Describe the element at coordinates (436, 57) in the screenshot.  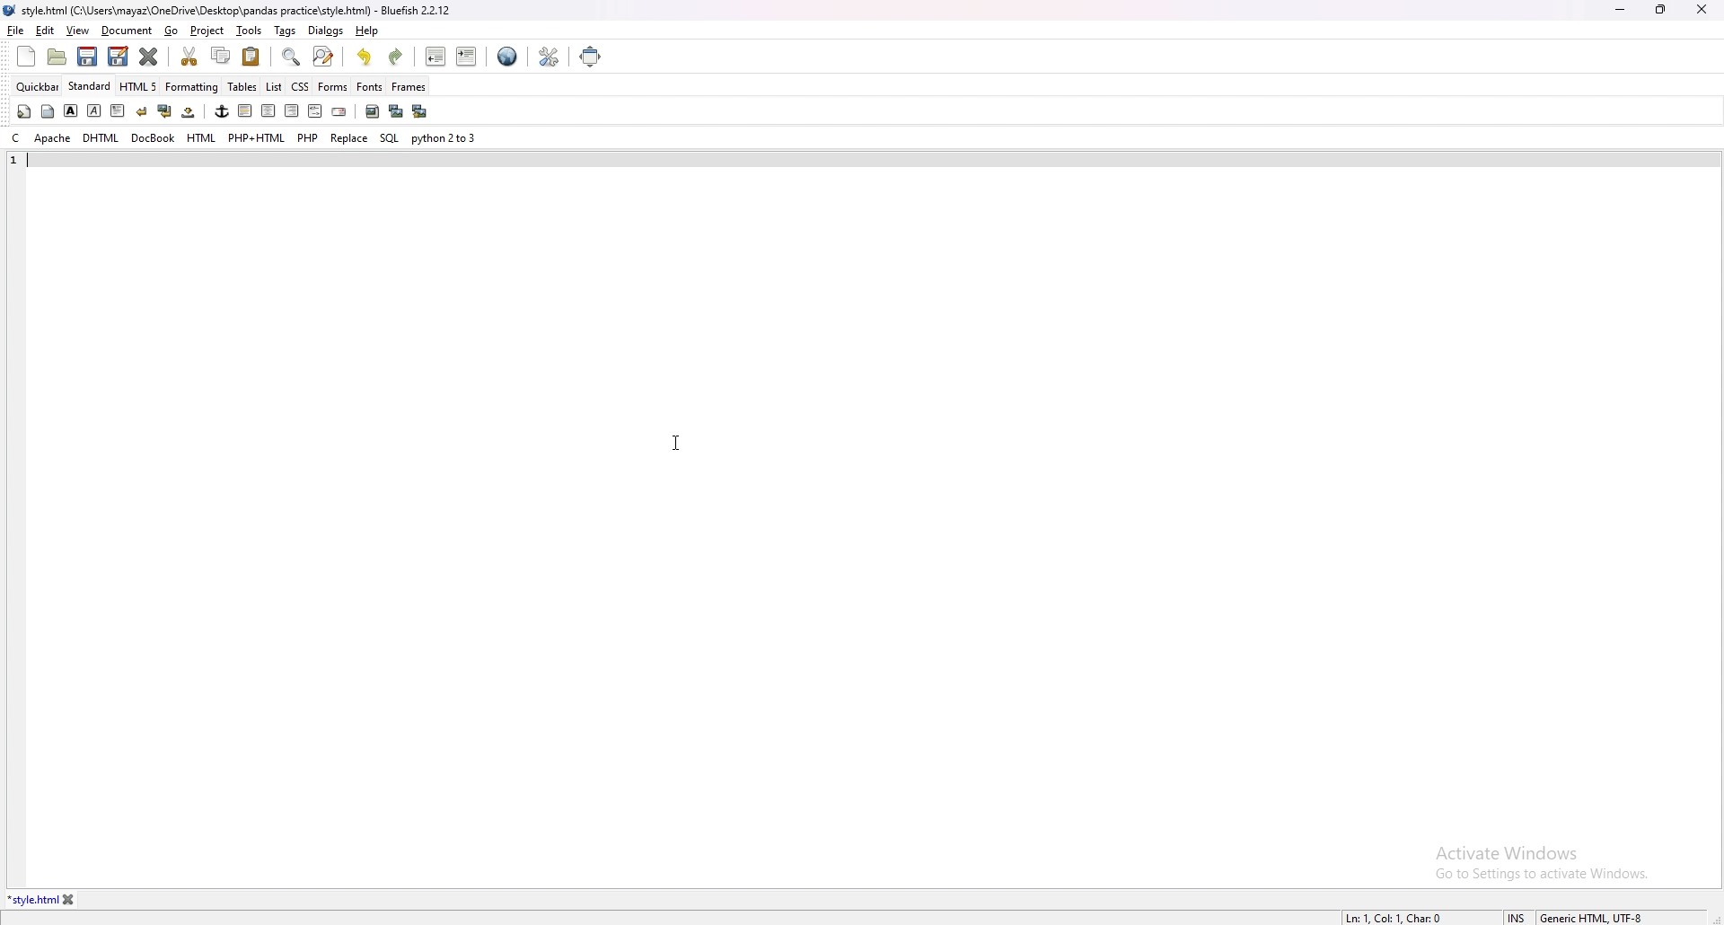
I see `unindent` at that location.